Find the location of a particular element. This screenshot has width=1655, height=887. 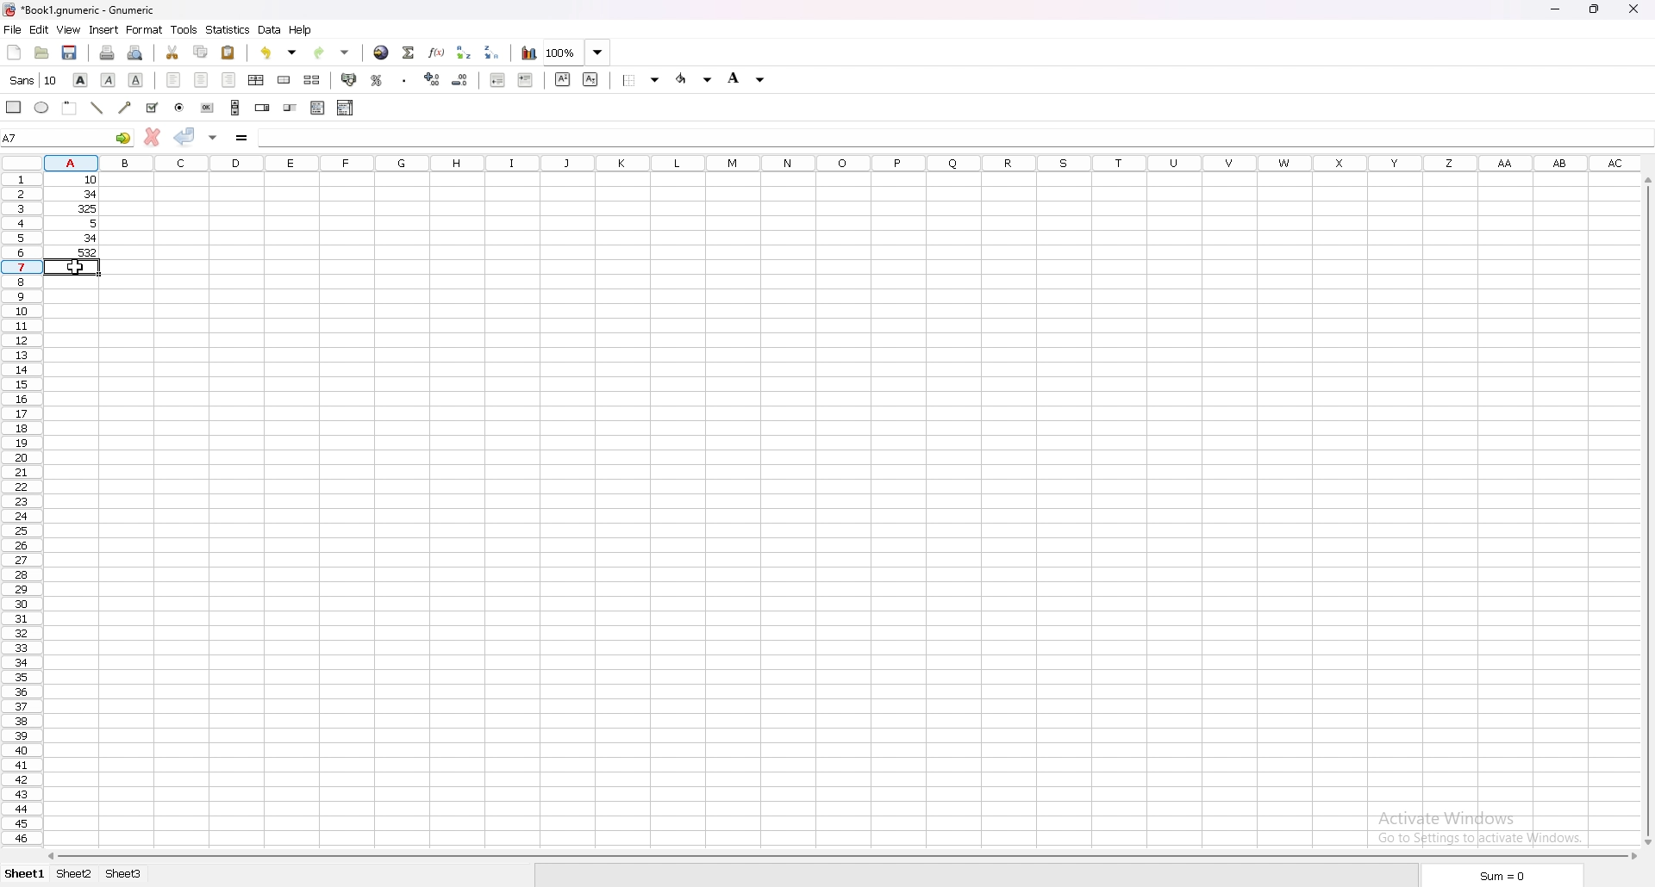

foreground is located at coordinates (693, 79).